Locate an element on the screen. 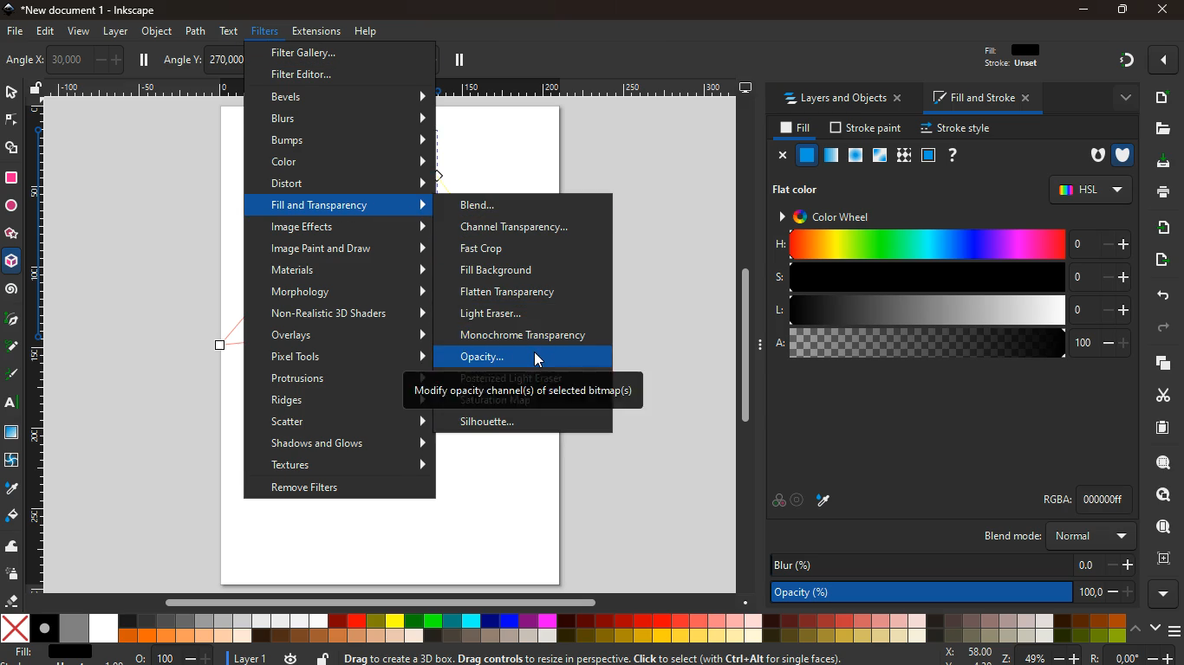  o is located at coordinates (170, 656).